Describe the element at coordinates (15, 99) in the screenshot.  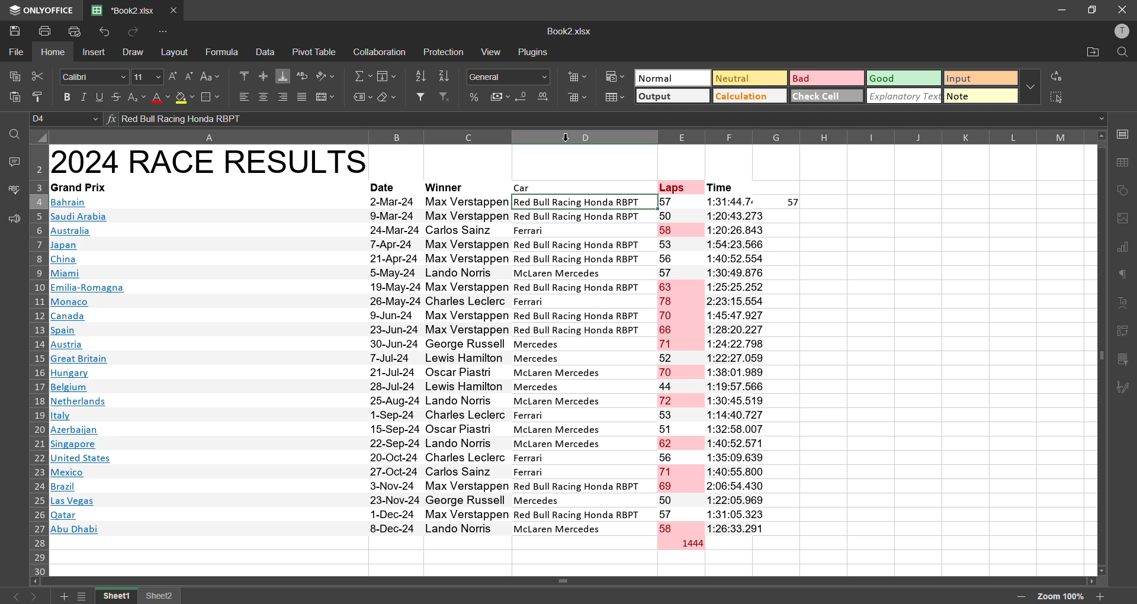
I see `paste` at that location.